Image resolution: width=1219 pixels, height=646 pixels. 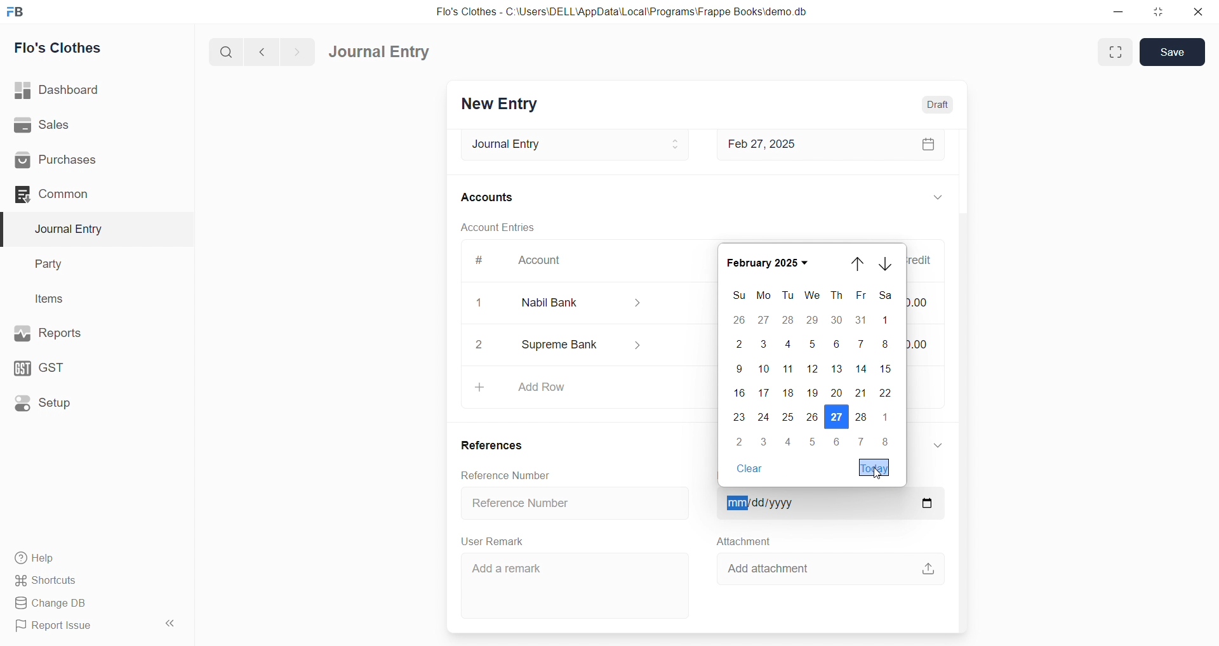 I want to click on + Add Row, so click(x=586, y=387).